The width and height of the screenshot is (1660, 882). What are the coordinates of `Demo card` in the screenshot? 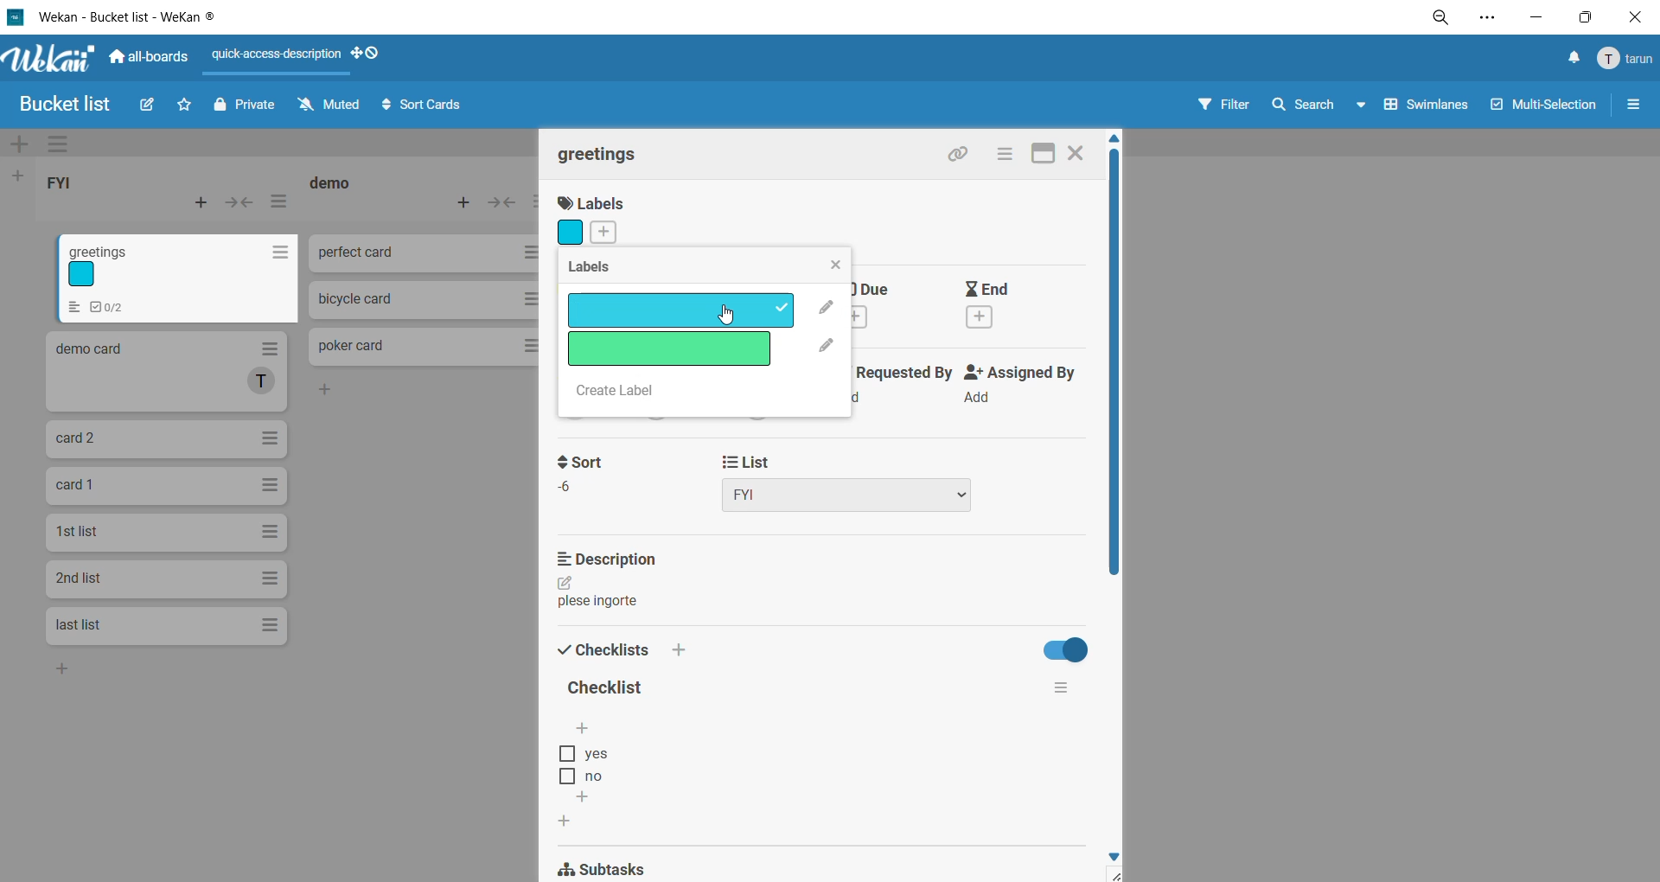 It's located at (165, 372).